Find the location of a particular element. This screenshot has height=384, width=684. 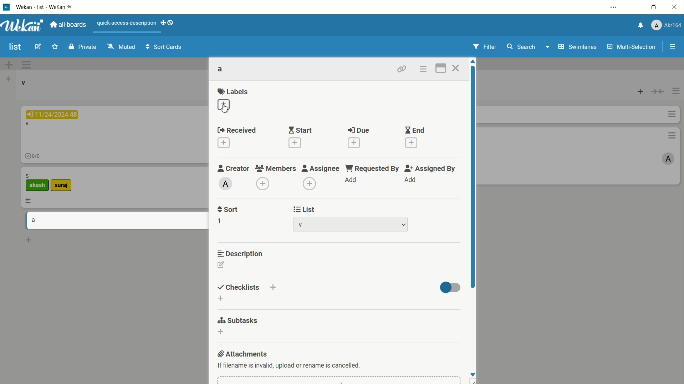

requested by is located at coordinates (372, 168).